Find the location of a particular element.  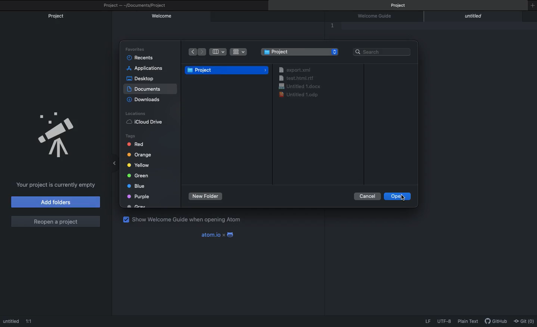

Project is currently empty  is located at coordinates (55, 186).